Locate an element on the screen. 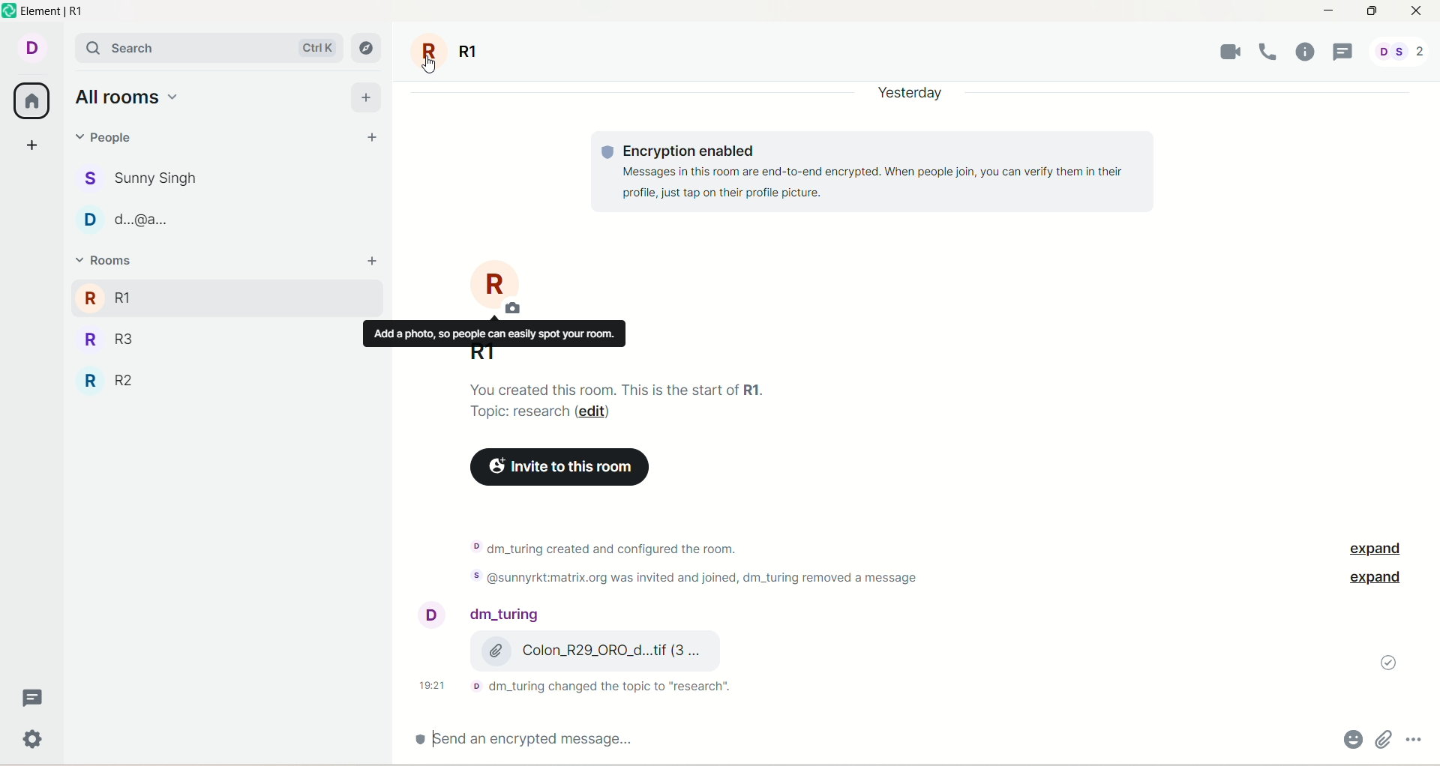 The height and width of the screenshot is (766, 1440). people is located at coordinates (146, 219).